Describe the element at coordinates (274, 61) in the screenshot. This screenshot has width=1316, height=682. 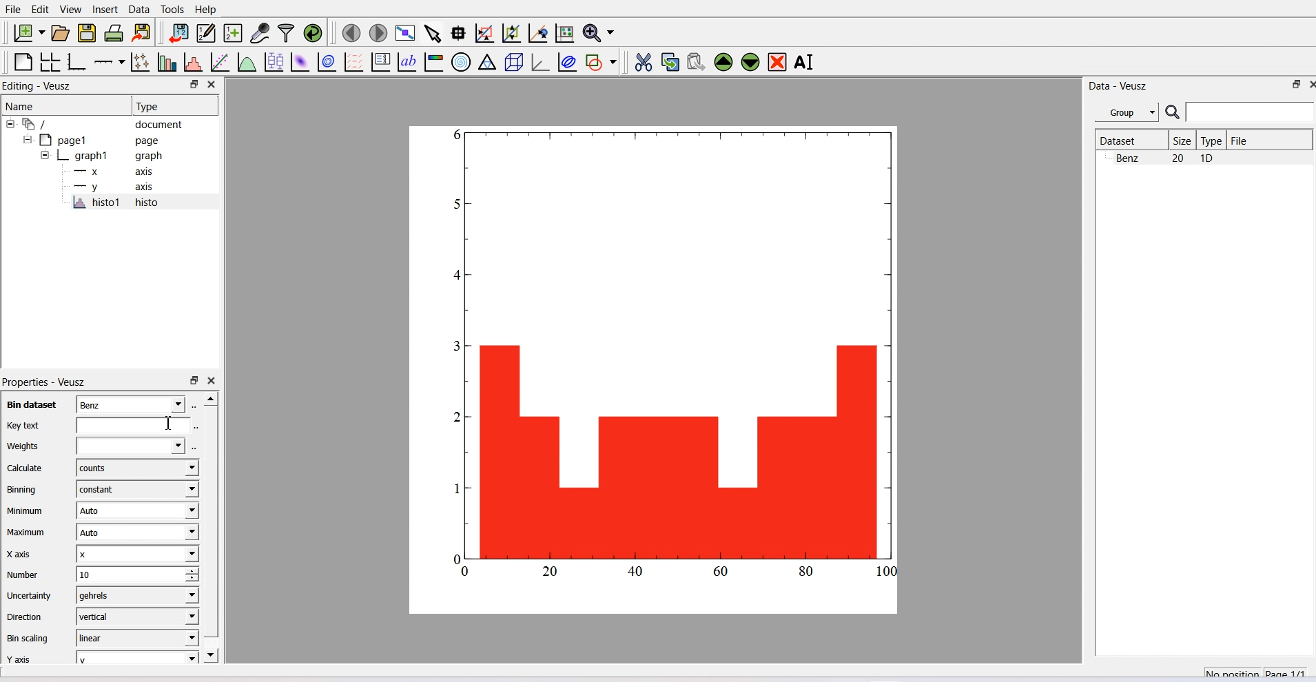
I see `Plot box plots` at that location.